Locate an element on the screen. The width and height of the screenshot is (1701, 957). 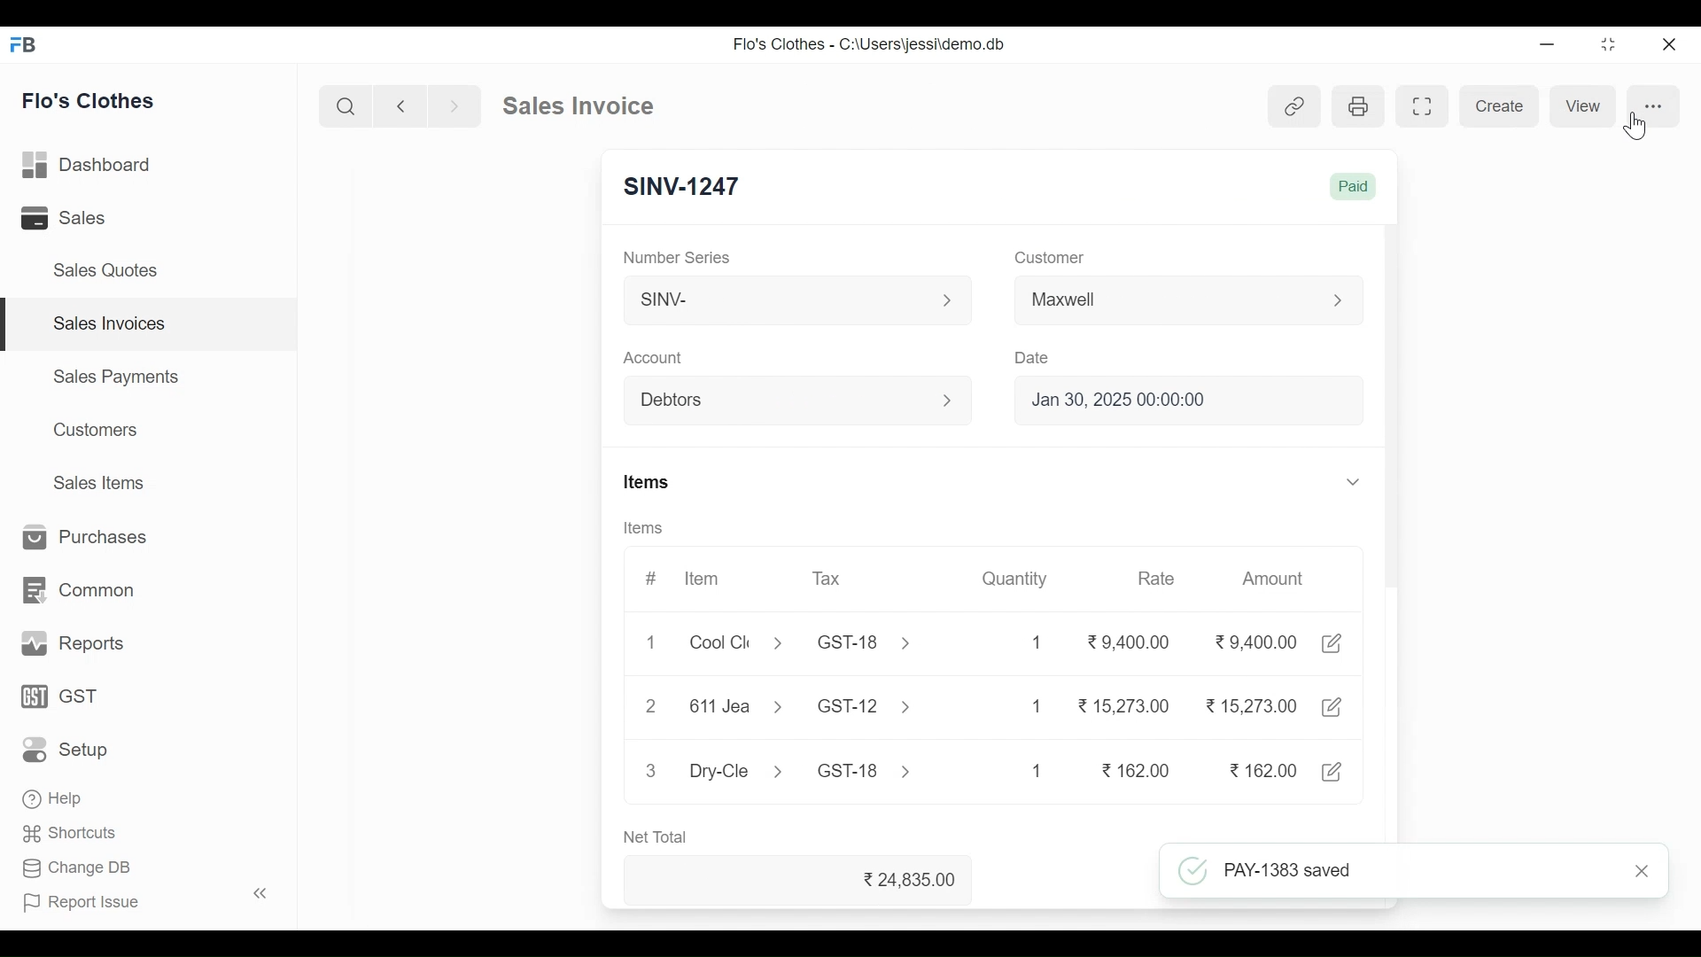
Customers is located at coordinates (98, 430).